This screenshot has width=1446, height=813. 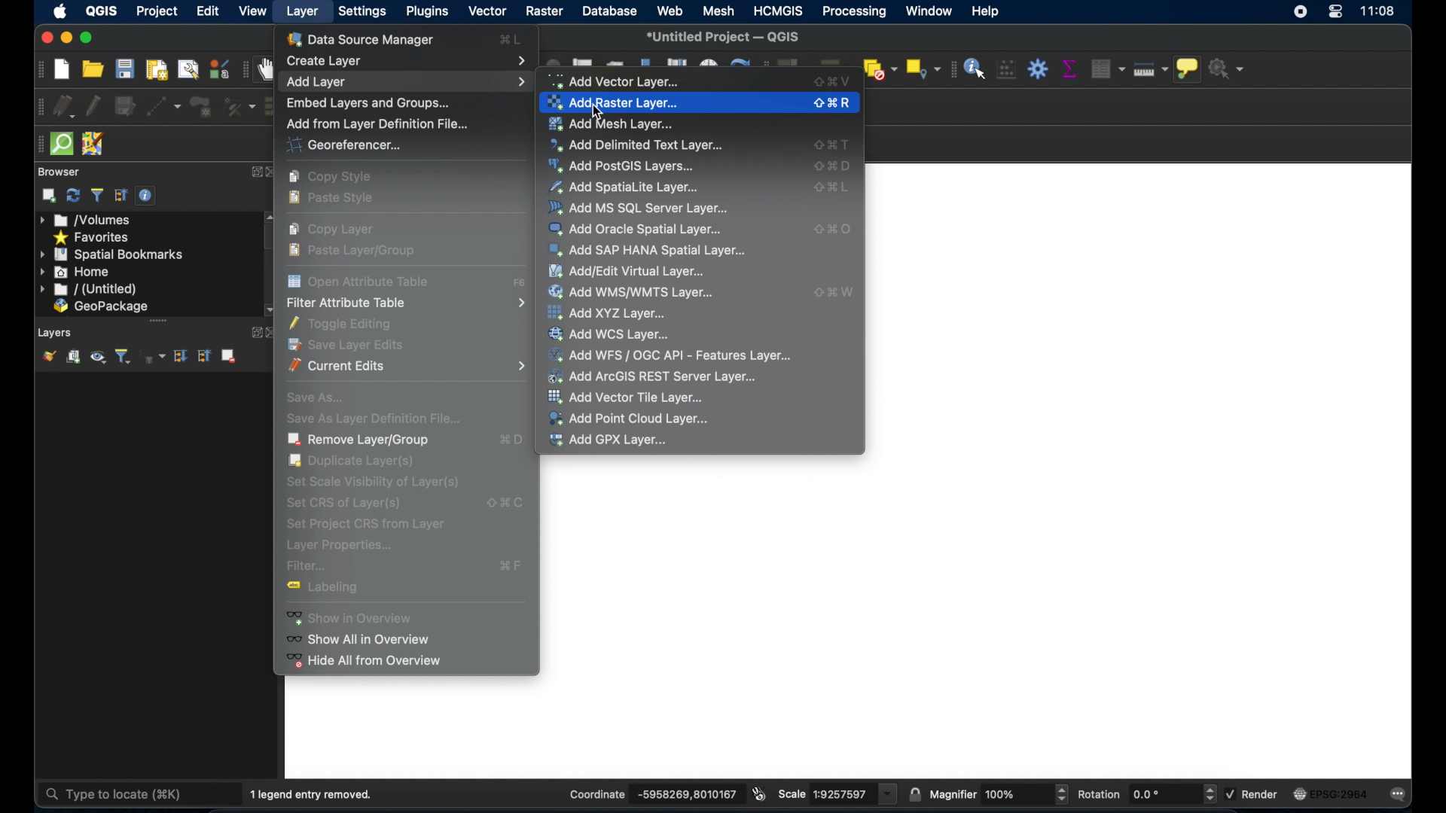 I want to click on paste layer/group, so click(x=355, y=250).